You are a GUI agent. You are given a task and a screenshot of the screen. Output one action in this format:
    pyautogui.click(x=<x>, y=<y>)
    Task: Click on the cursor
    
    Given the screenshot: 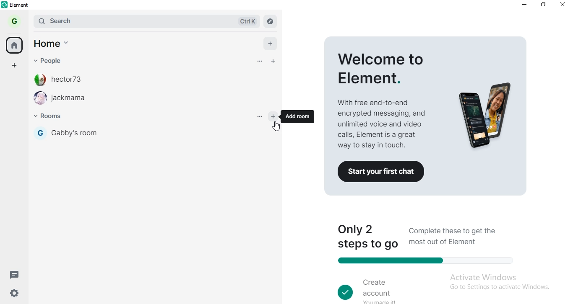 What is the action you would take?
    pyautogui.click(x=276, y=126)
    